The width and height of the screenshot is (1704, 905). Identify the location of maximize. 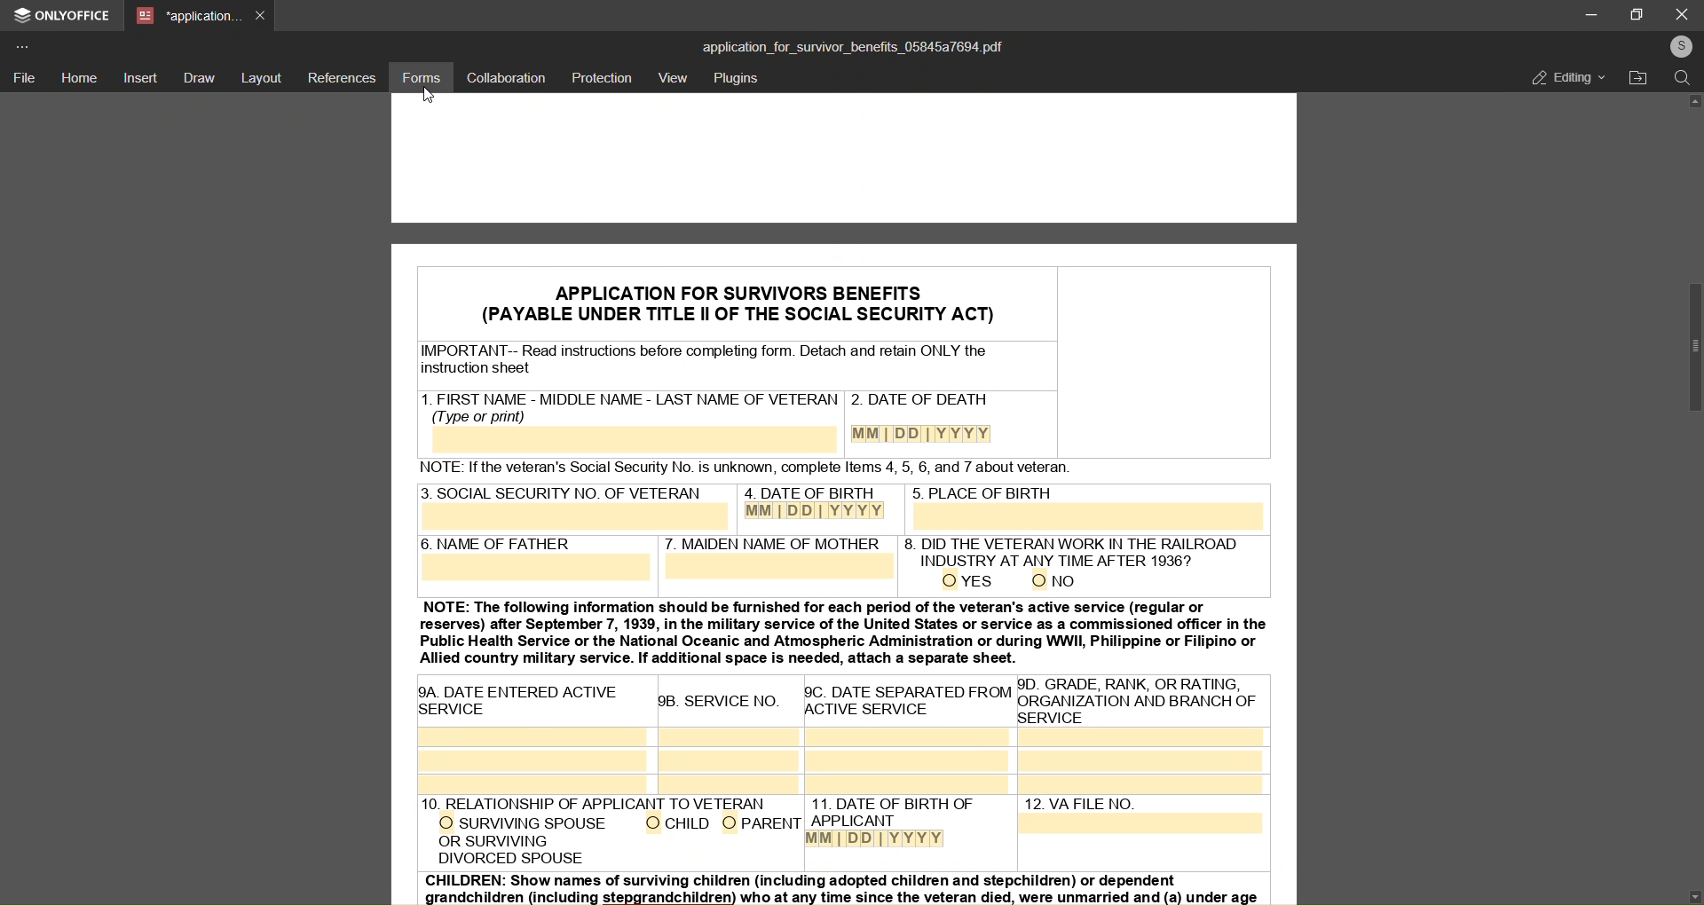
(1640, 13).